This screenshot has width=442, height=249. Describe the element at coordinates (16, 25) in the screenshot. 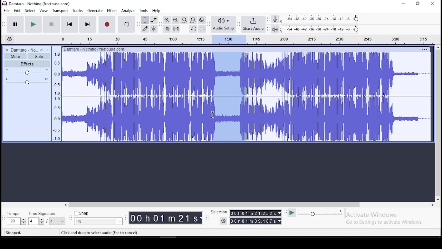

I see `pause` at that location.